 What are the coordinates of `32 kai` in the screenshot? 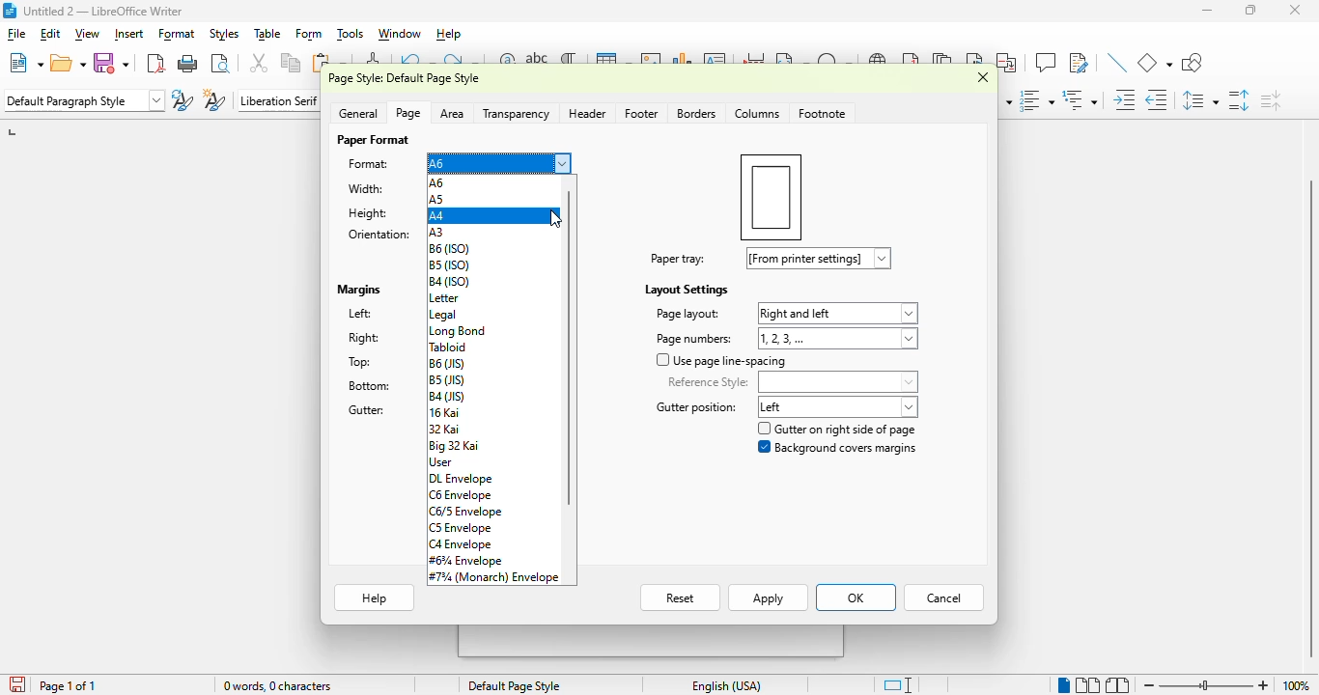 It's located at (445, 429).